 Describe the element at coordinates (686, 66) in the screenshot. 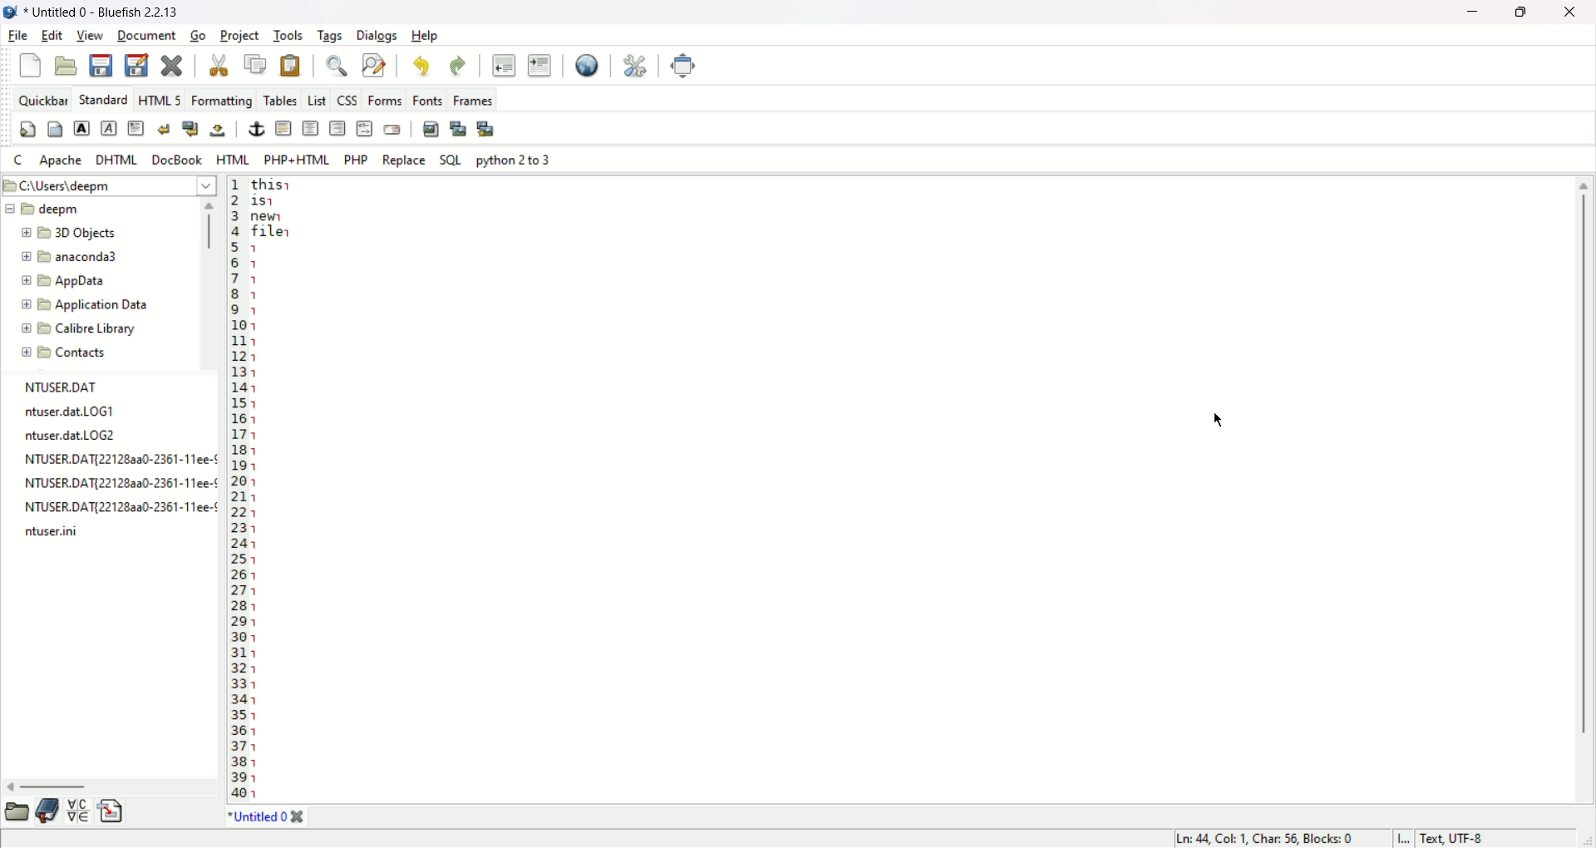

I see `fullscreen` at that location.